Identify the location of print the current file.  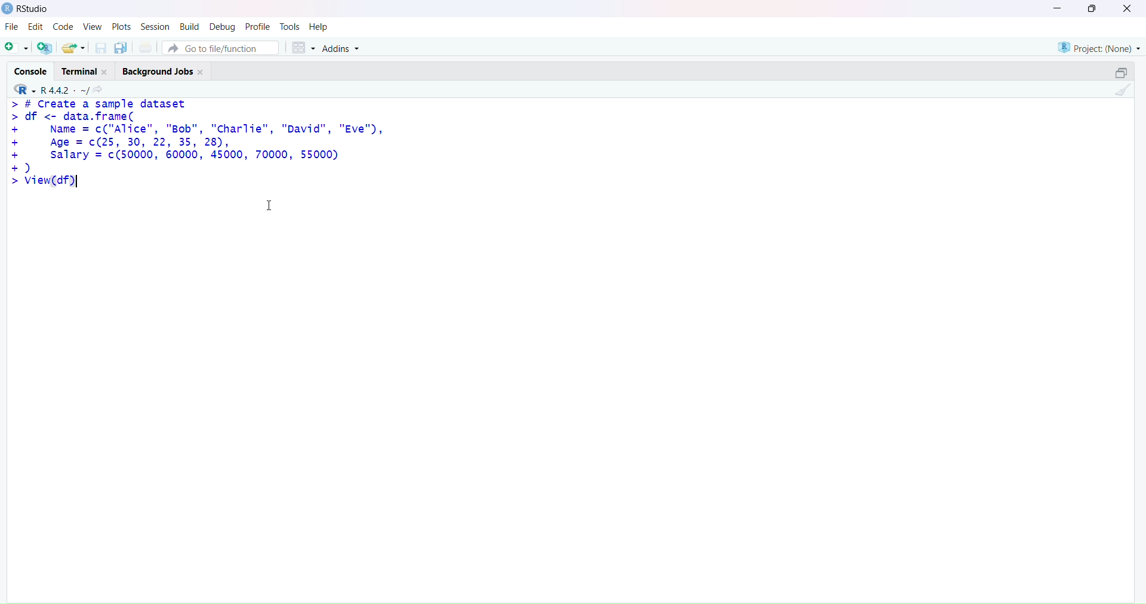
(146, 47).